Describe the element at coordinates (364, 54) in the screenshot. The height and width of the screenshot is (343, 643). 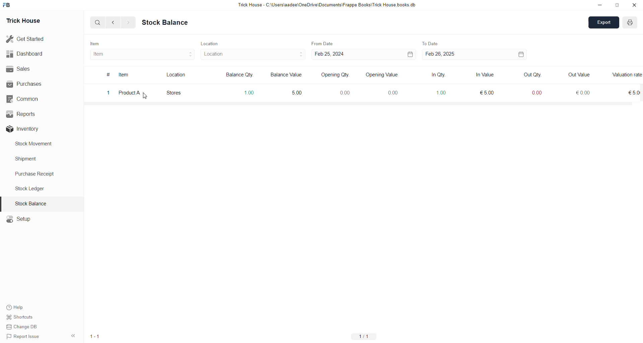
I see `Feb 25, 2024` at that location.